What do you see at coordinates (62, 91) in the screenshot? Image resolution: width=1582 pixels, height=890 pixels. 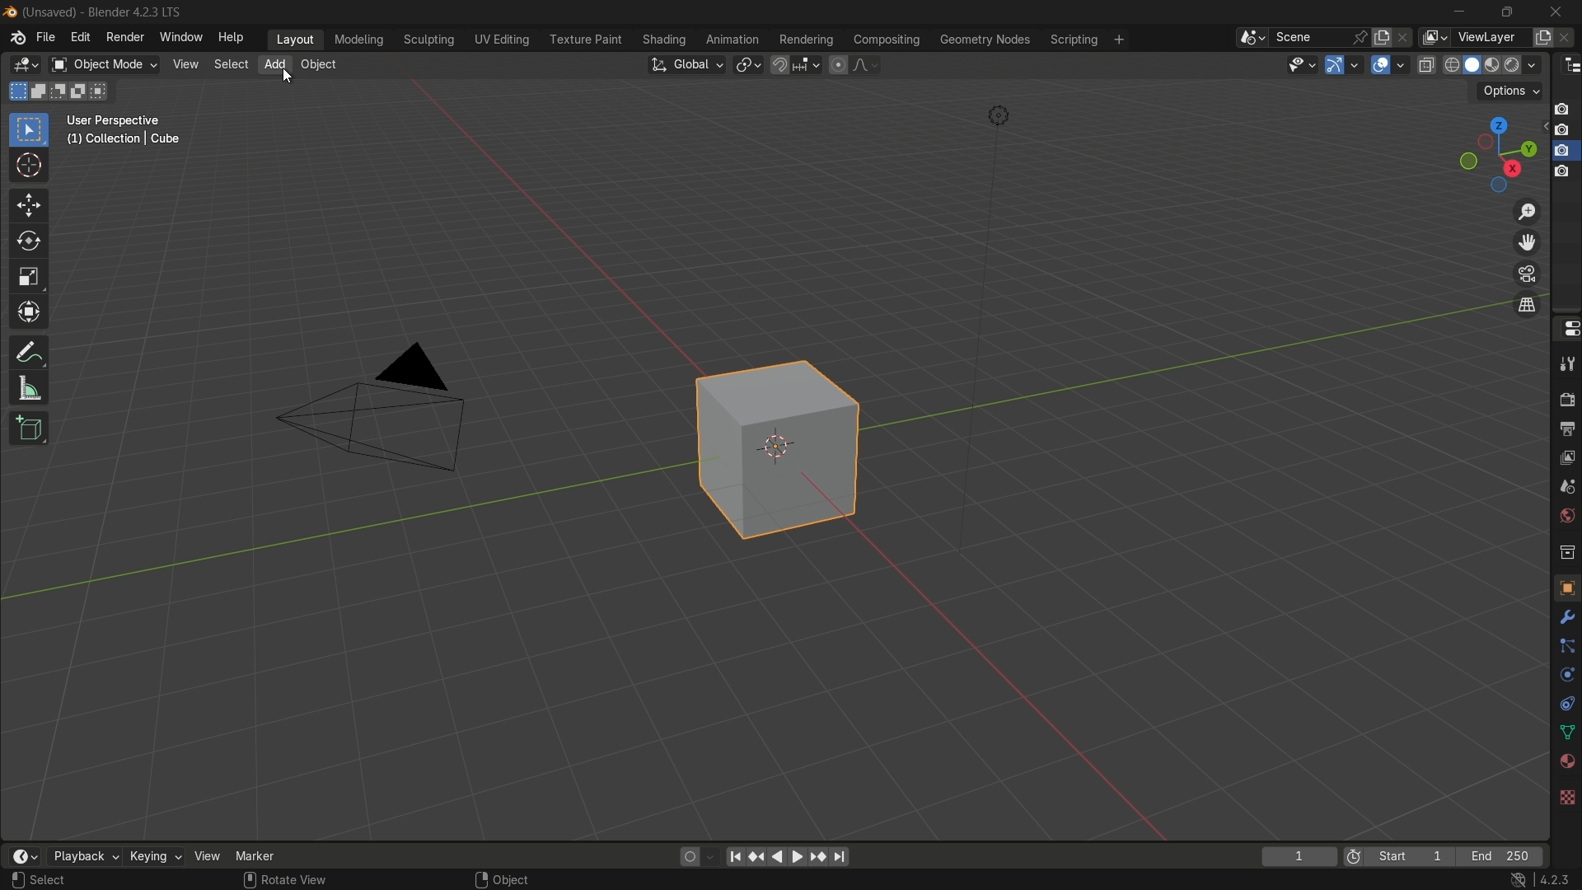 I see `subtract existing selection` at bounding box center [62, 91].